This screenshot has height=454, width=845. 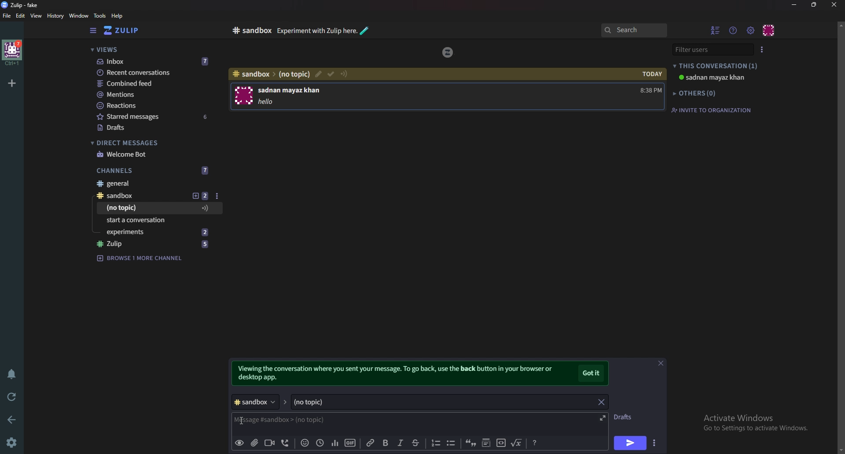 What do you see at coordinates (21, 5) in the screenshot?
I see `zulip-fake` at bounding box center [21, 5].